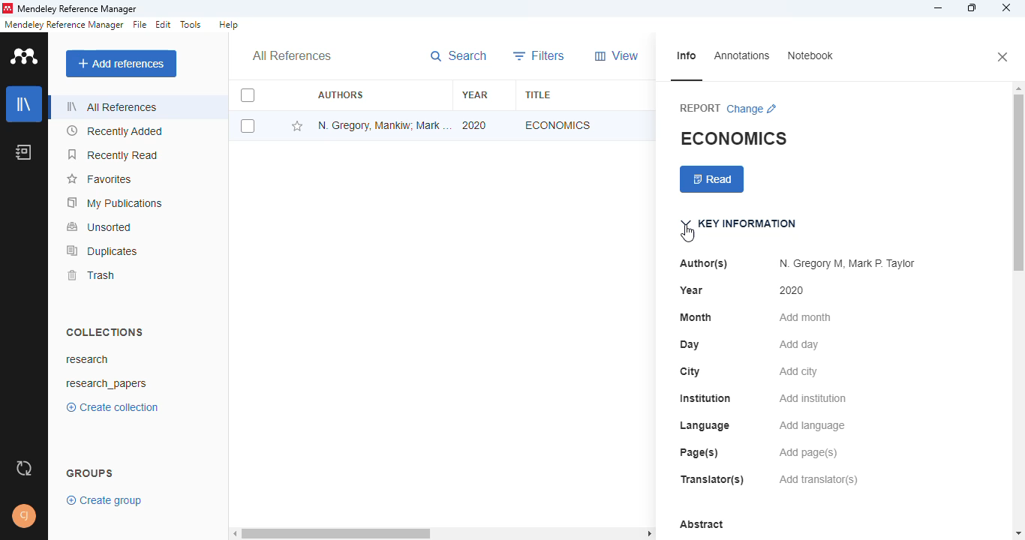 The width and height of the screenshot is (1025, 540). Describe the element at coordinates (164, 24) in the screenshot. I see `edit` at that location.